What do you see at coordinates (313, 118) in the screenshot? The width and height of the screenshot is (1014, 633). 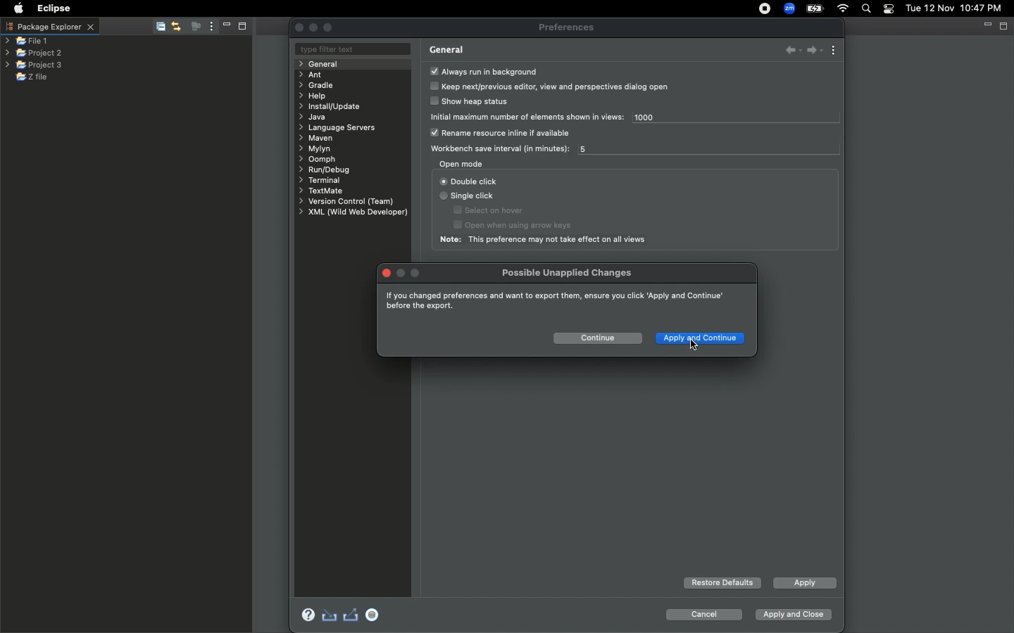 I see `Java` at bounding box center [313, 118].